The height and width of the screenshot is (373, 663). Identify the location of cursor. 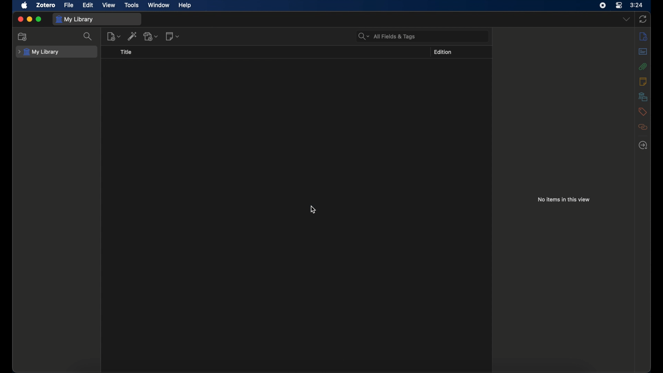
(313, 210).